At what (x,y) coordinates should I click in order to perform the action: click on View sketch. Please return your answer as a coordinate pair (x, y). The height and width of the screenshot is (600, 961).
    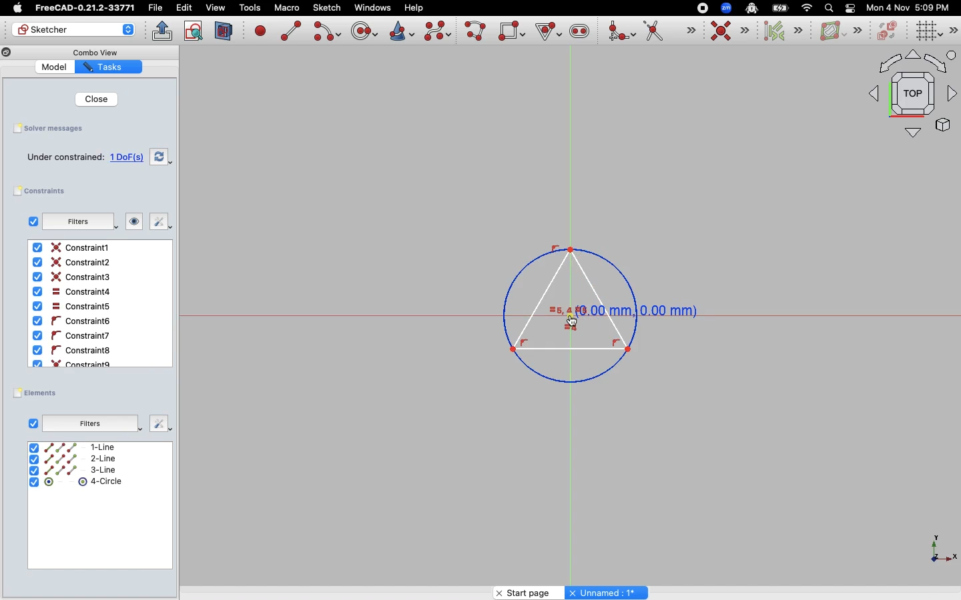
    Looking at the image, I should click on (194, 31).